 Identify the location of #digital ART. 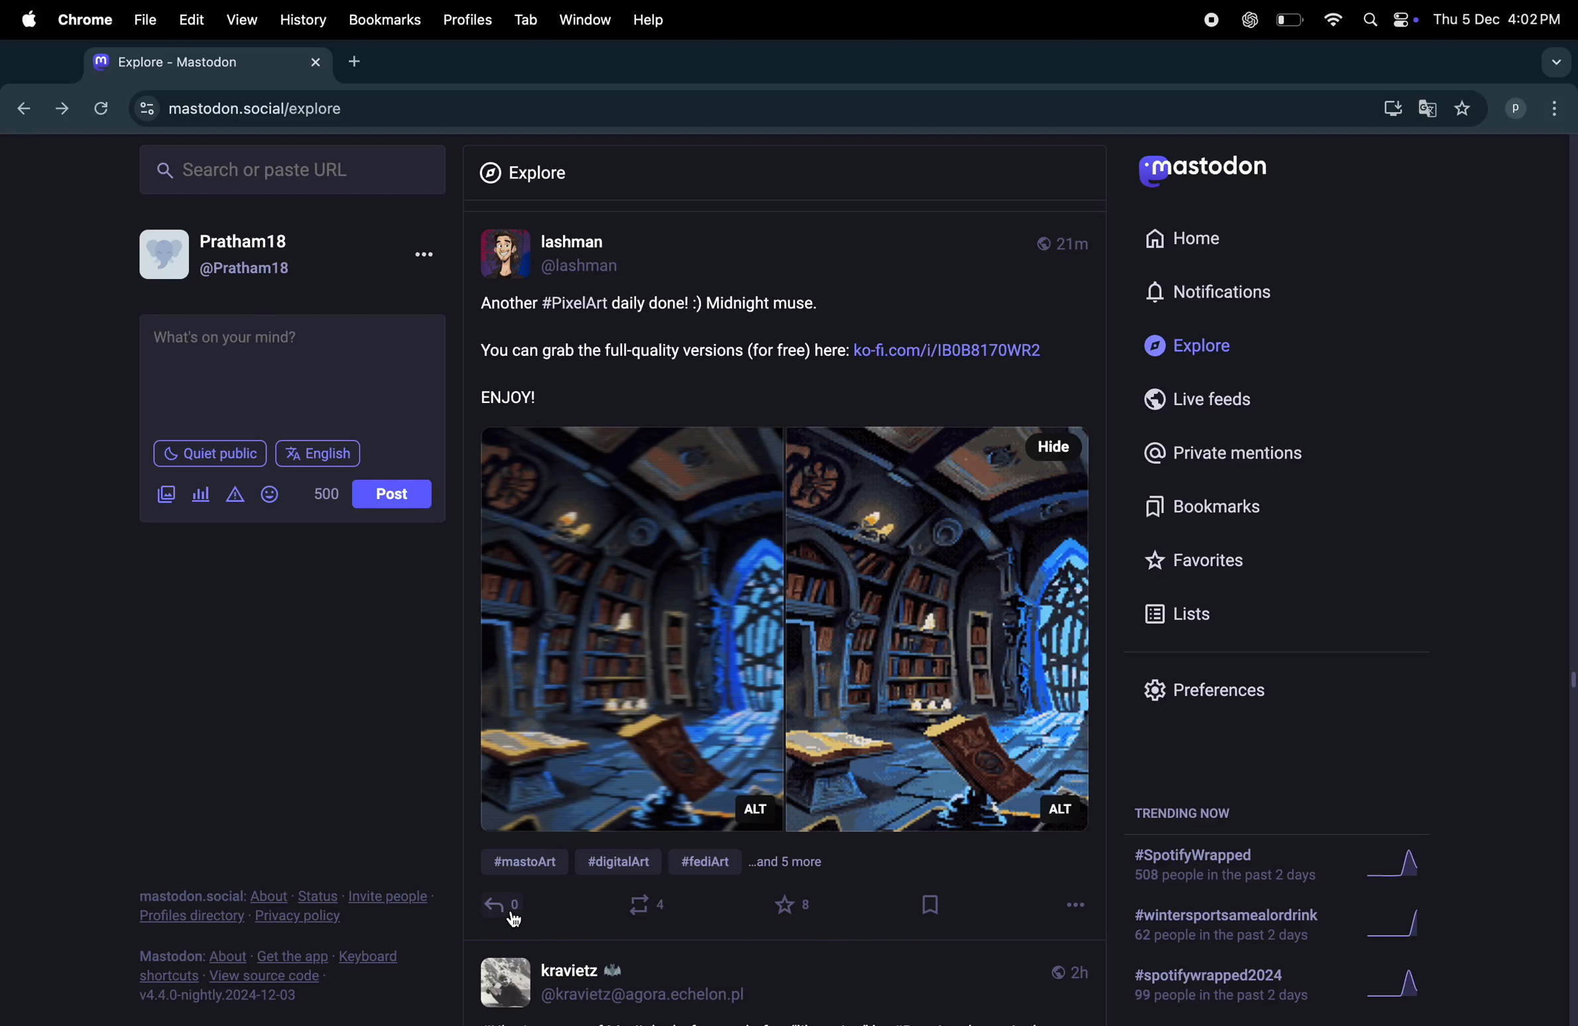
(627, 864).